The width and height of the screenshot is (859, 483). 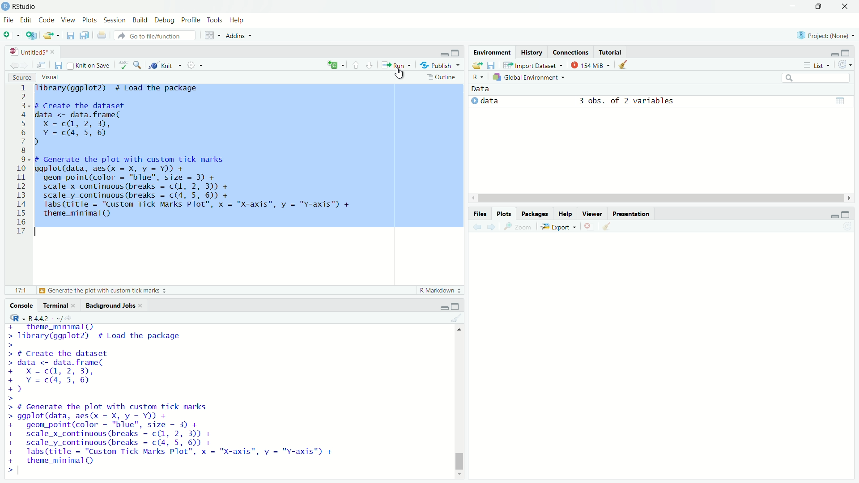 I want to click on save workspace as, so click(x=493, y=66).